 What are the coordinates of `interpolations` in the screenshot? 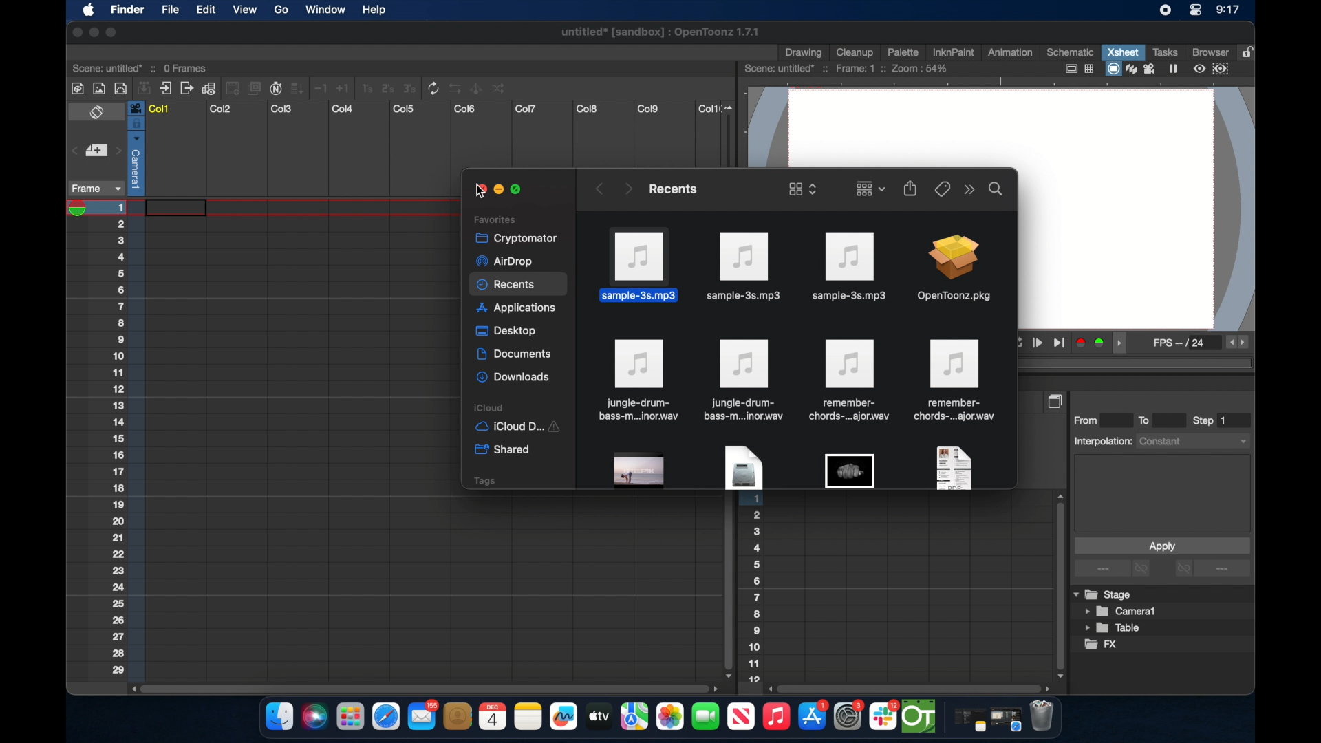 It's located at (1160, 440).